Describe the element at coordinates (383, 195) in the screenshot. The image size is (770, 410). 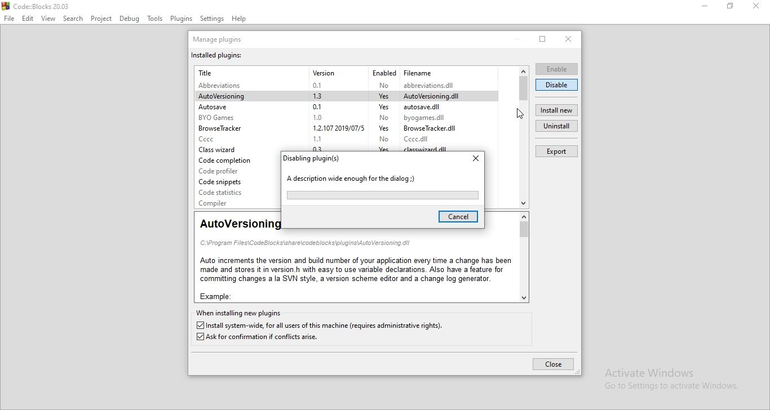
I see `progress bar` at that location.